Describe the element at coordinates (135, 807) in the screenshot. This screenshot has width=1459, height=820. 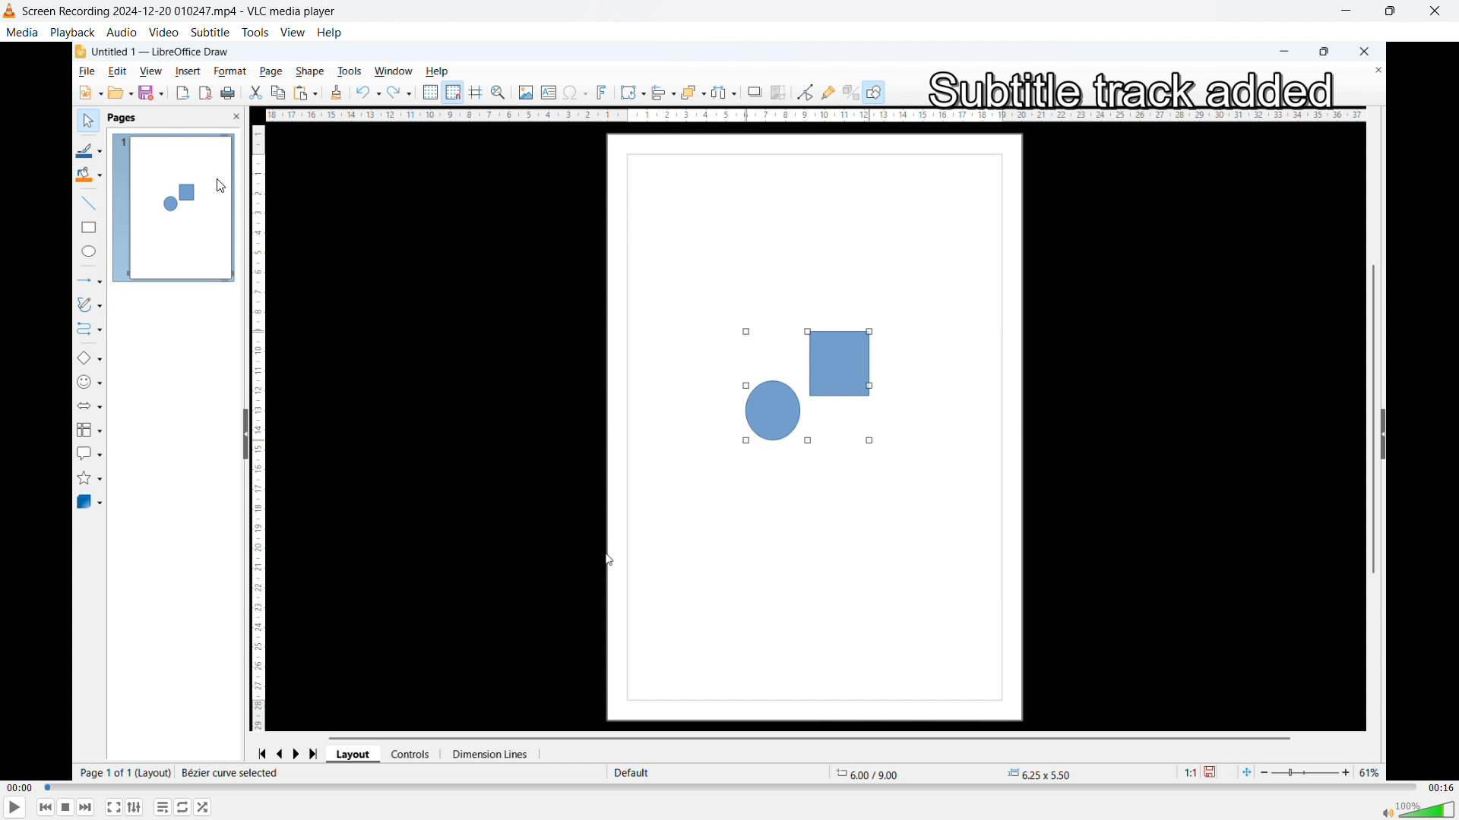
I see `Show advanced settings ` at that location.